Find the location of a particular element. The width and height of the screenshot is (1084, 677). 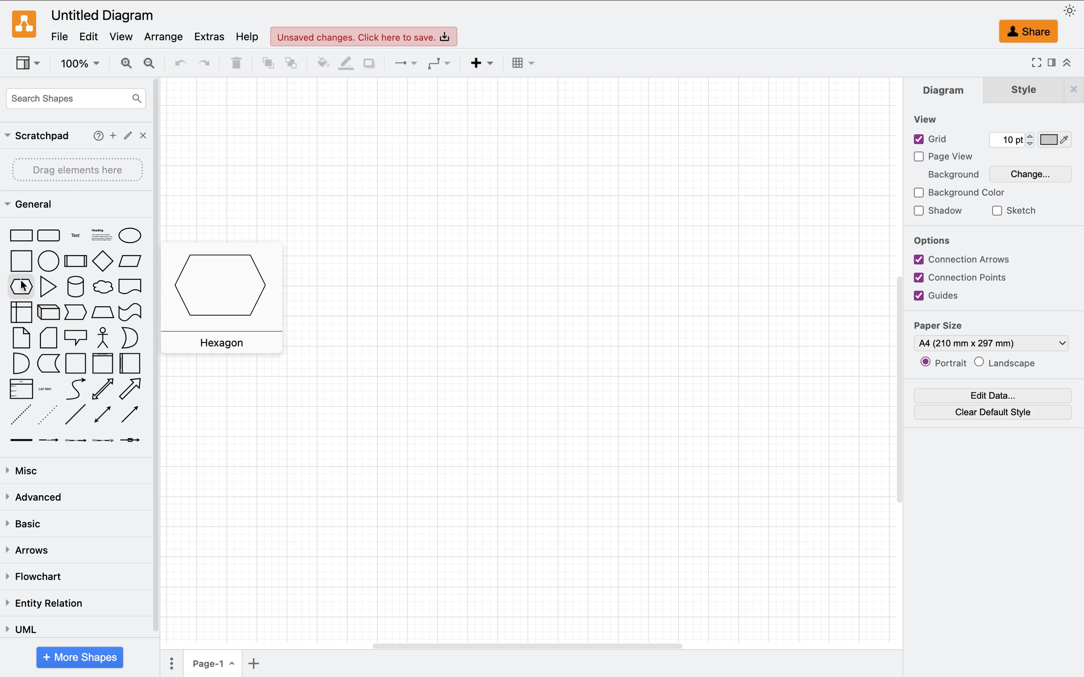

zoom scale is located at coordinates (80, 63).